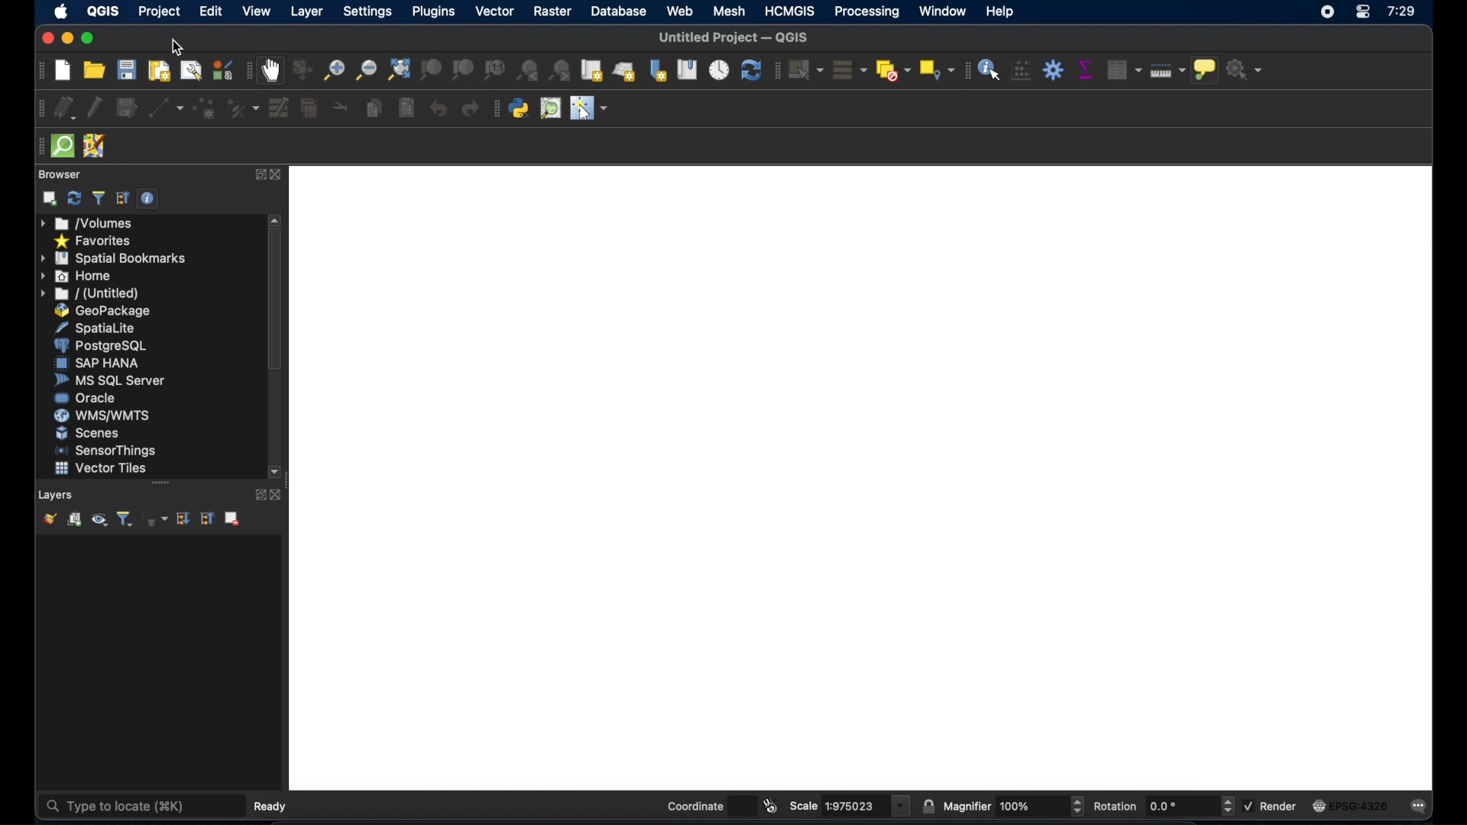 This screenshot has width=1467, height=825. Describe the element at coordinates (1362, 13) in the screenshot. I see `control center` at that location.